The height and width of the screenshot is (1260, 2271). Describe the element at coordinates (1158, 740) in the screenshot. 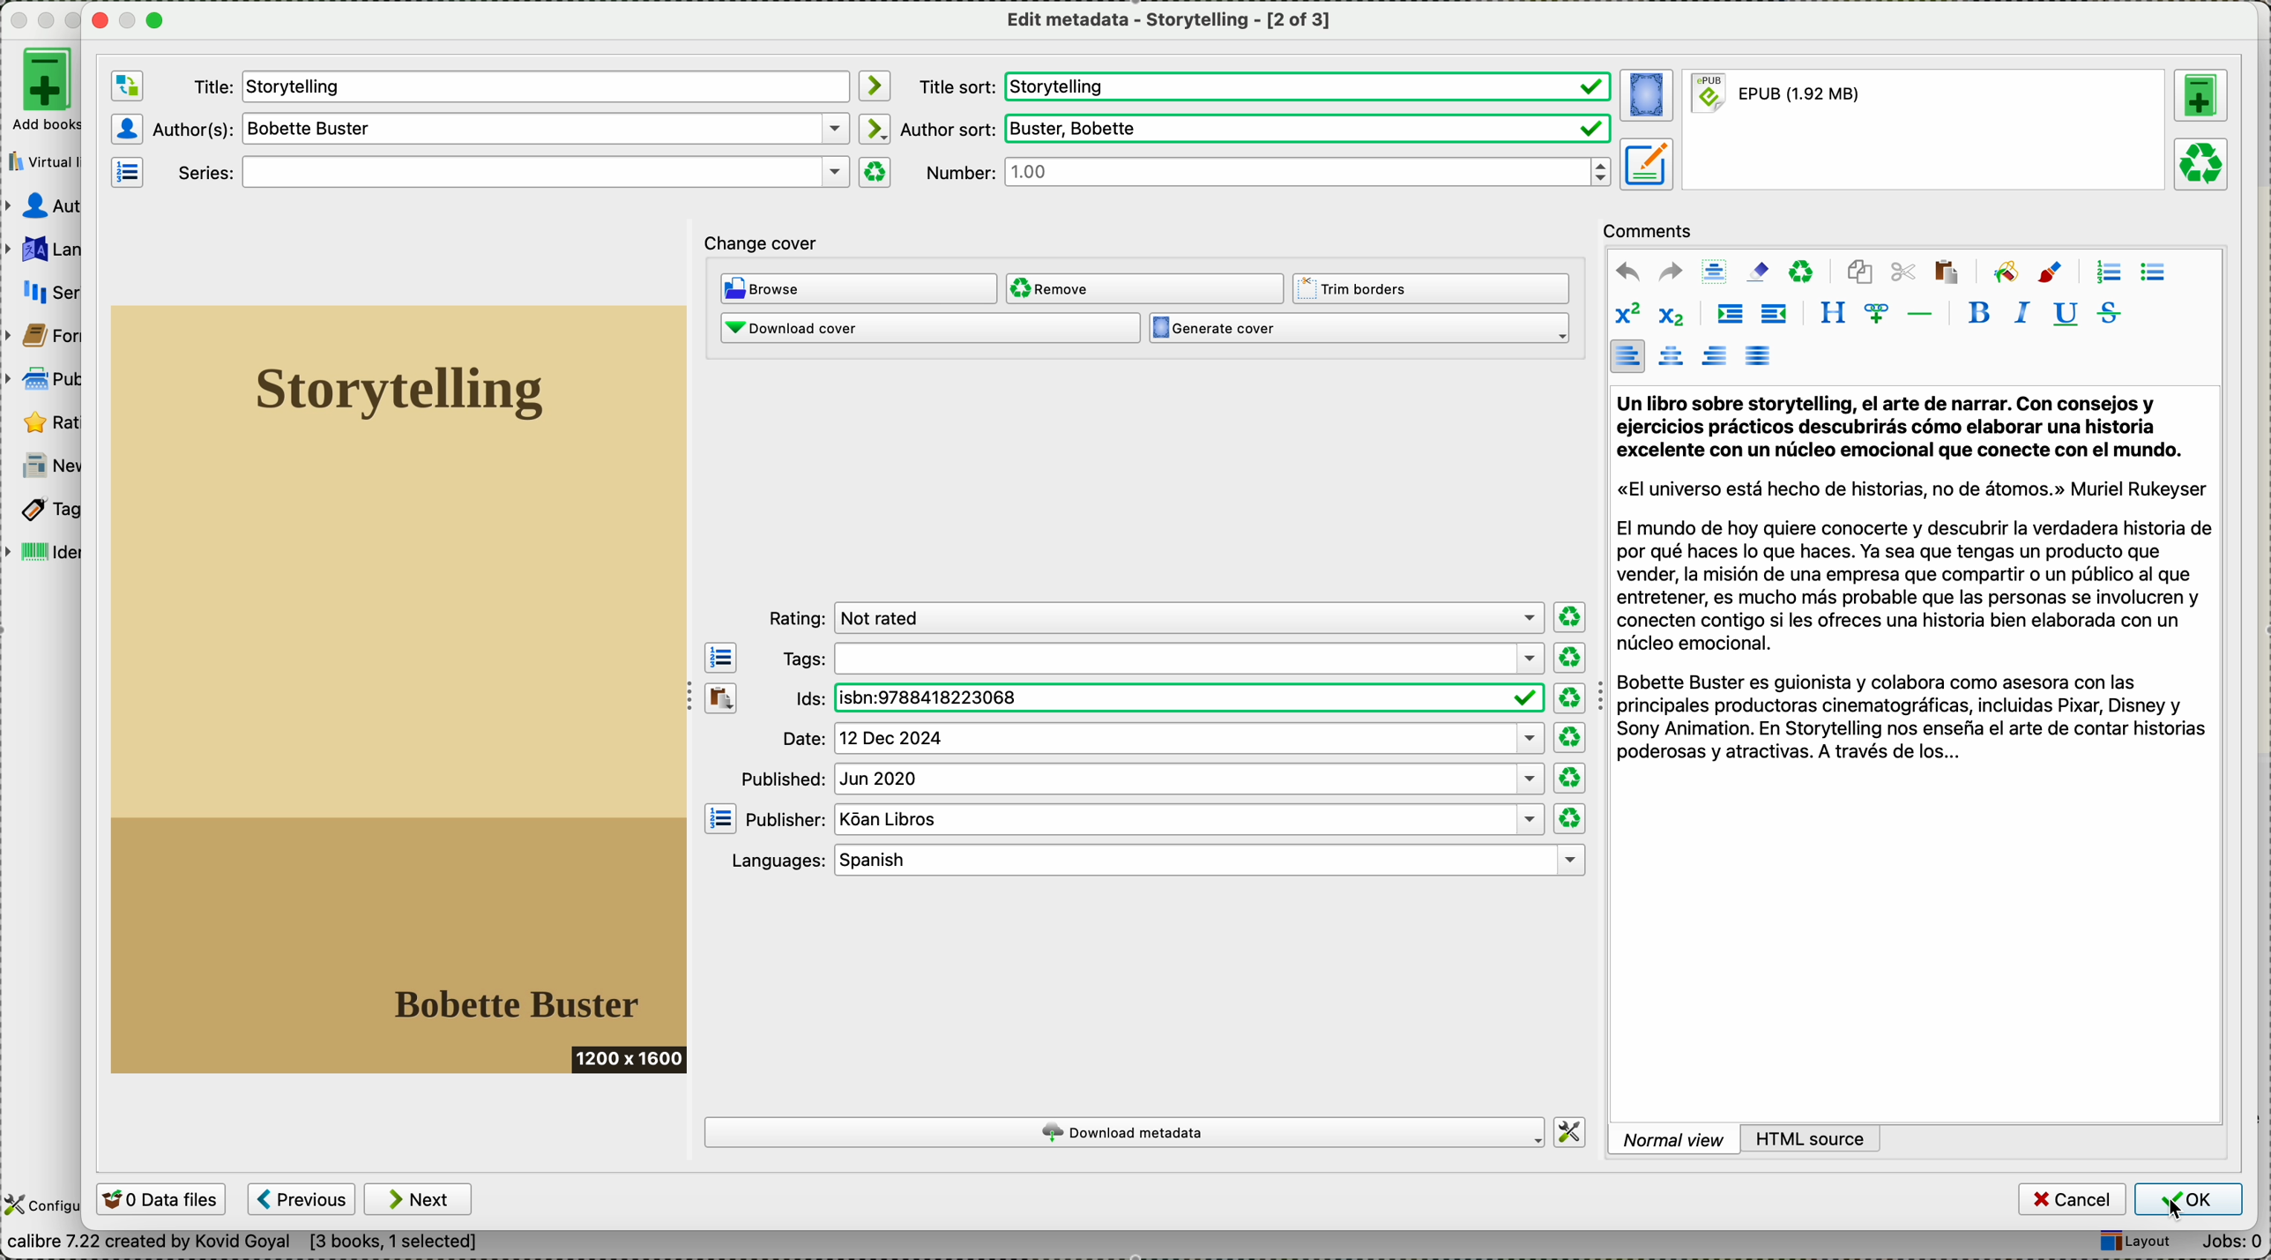

I see `date` at that location.